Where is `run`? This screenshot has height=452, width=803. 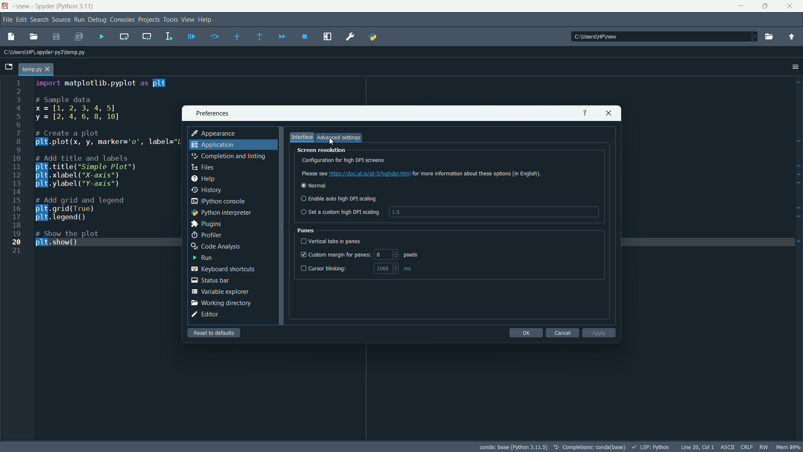 run is located at coordinates (202, 258).